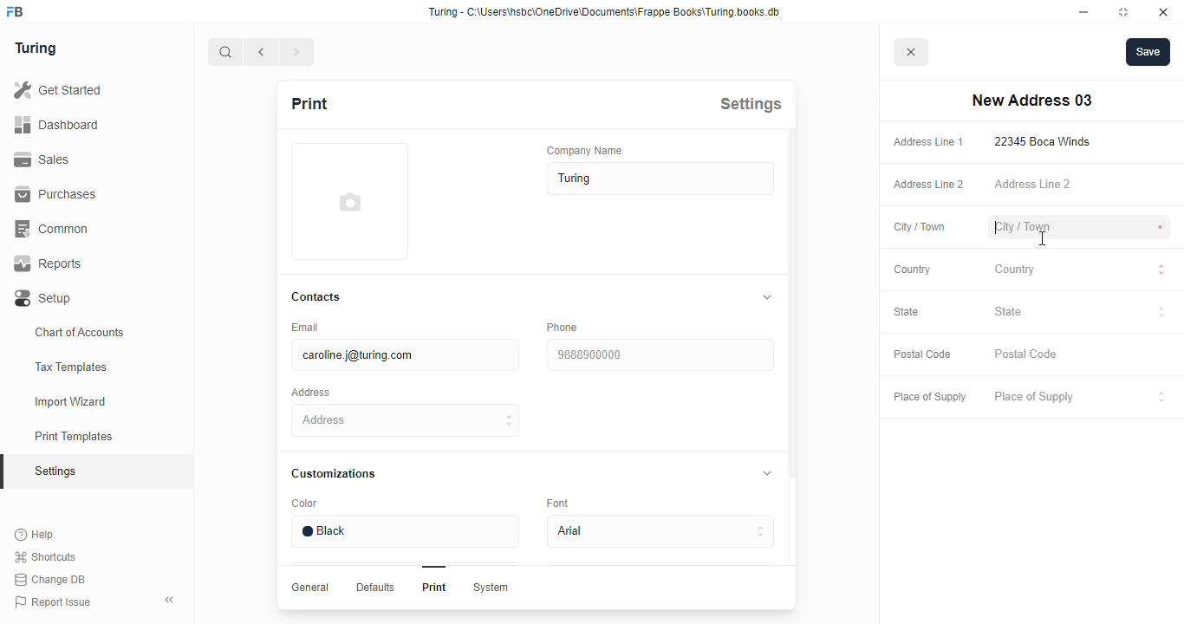 This screenshot has width=1184, height=624. What do you see at coordinates (49, 580) in the screenshot?
I see `change DB` at bounding box center [49, 580].